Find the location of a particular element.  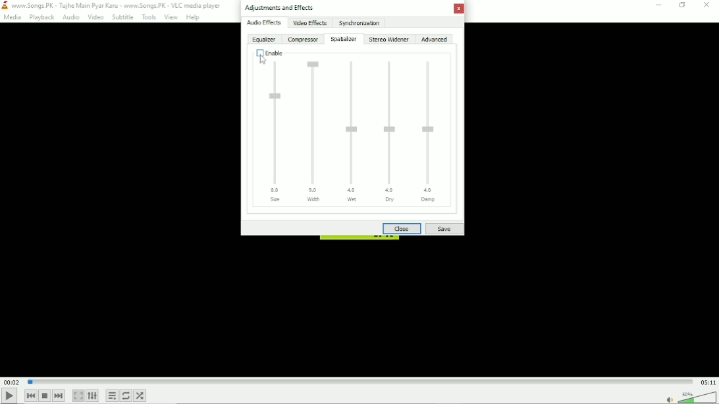

Play is located at coordinates (9, 396).